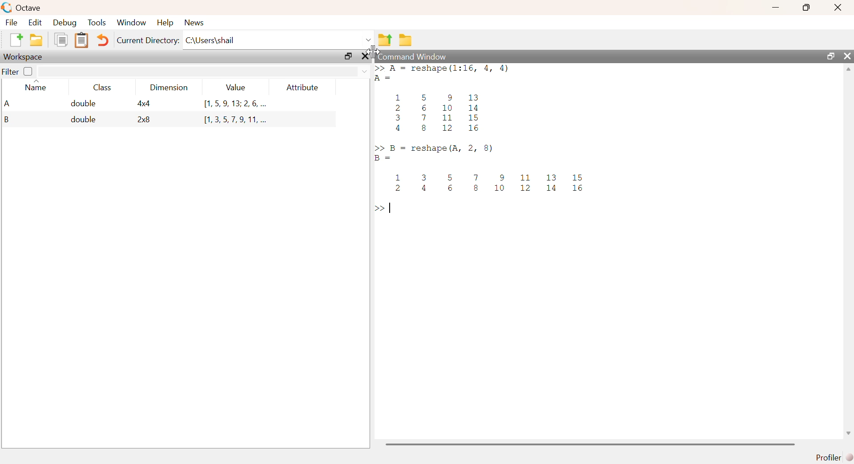  I want to click on scrollbar, so click(849, 255).